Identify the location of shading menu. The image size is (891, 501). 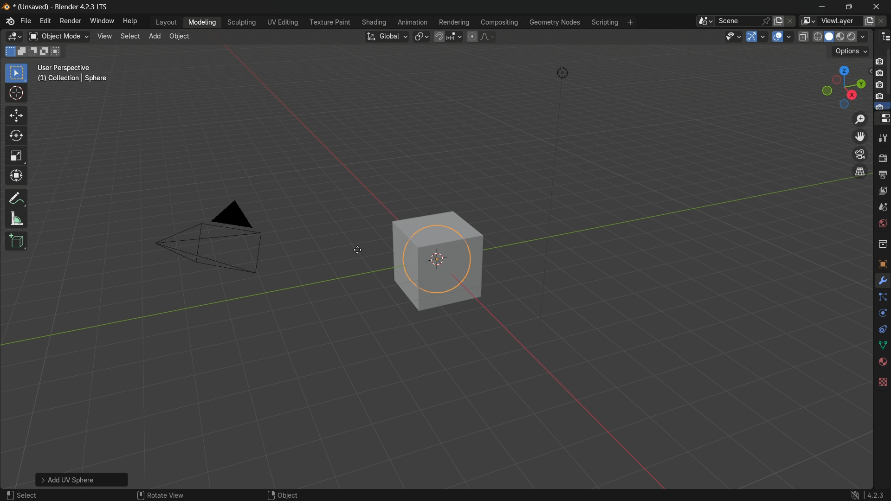
(374, 22).